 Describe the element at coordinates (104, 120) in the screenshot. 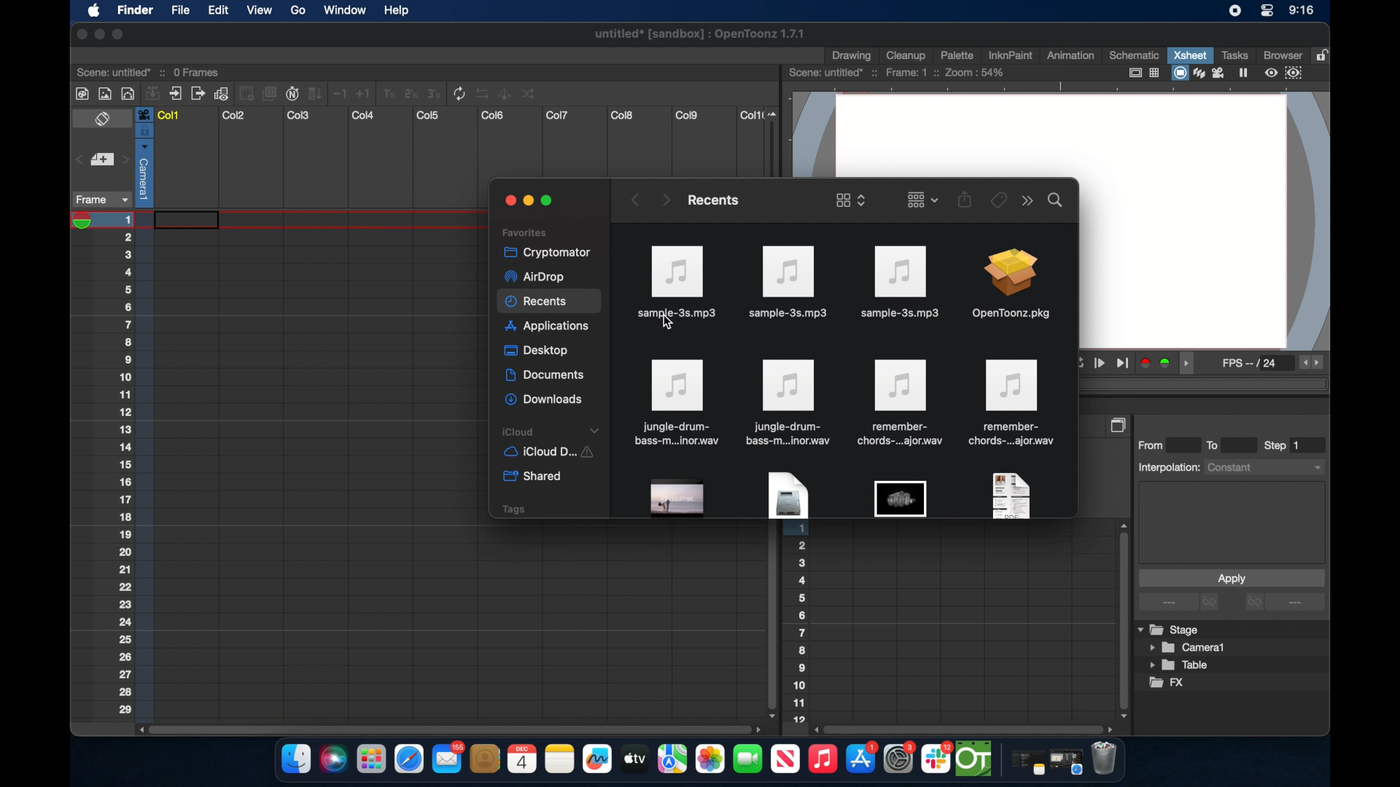

I see `toggle x sheet` at that location.